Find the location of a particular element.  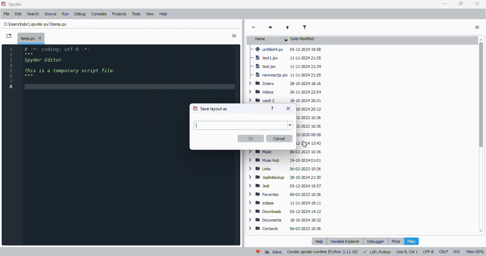

downloads is located at coordinates (285, 211).